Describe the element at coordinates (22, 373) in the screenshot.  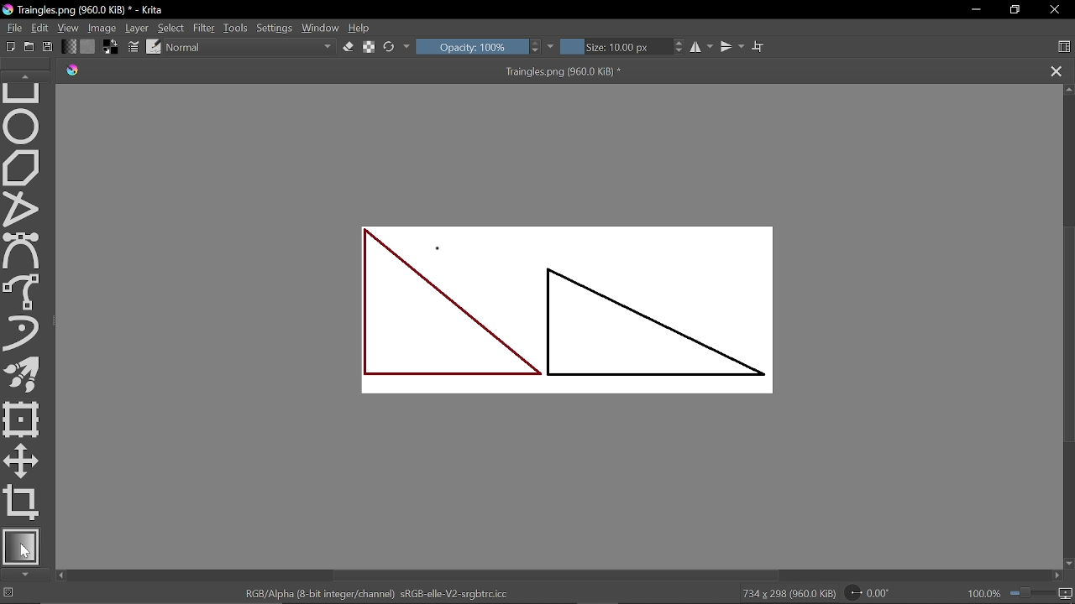
I see `Multibrush tool` at that location.